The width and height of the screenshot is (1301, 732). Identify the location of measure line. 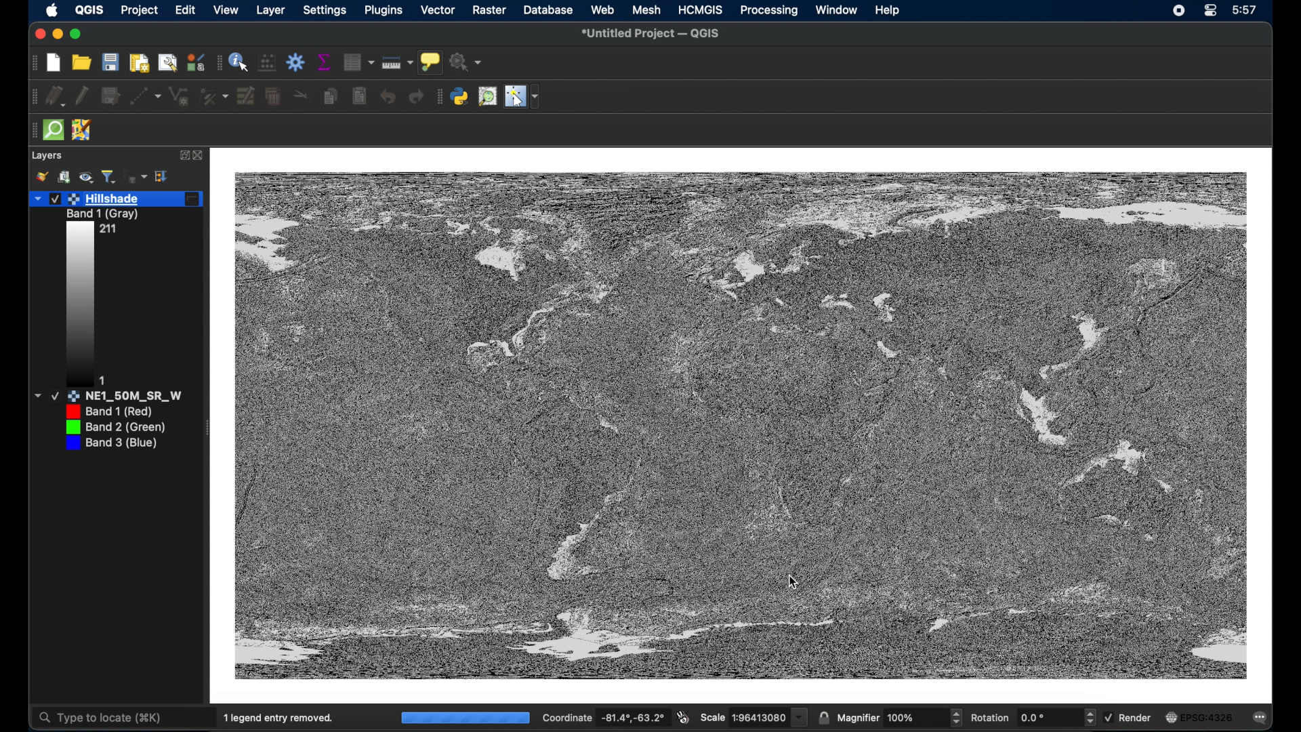
(396, 62).